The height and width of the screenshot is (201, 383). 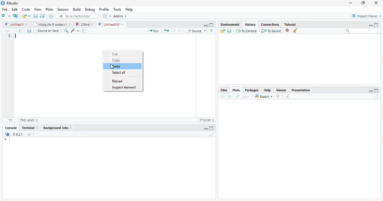 What do you see at coordinates (371, 91) in the screenshot?
I see `minimize` at bounding box center [371, 91].